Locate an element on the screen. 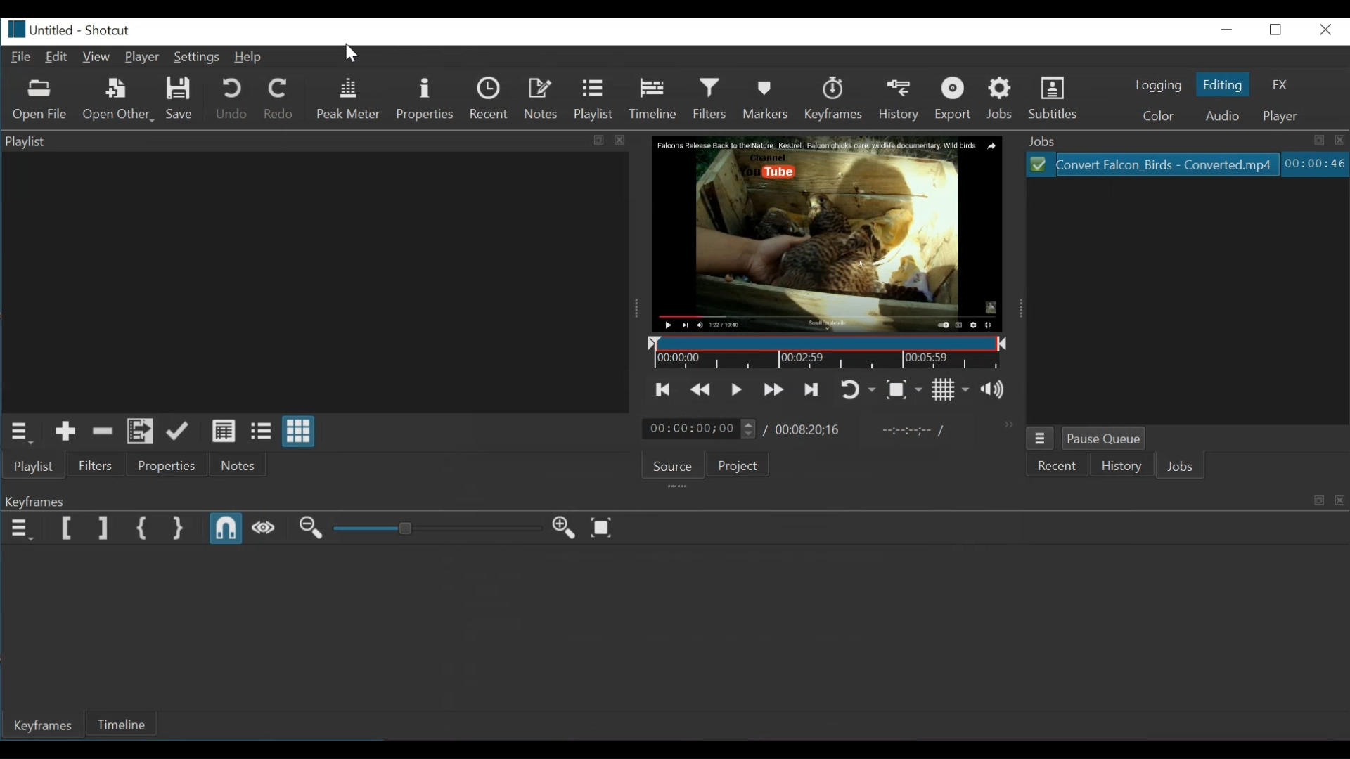  logging is located at coordinates (1159, 86).